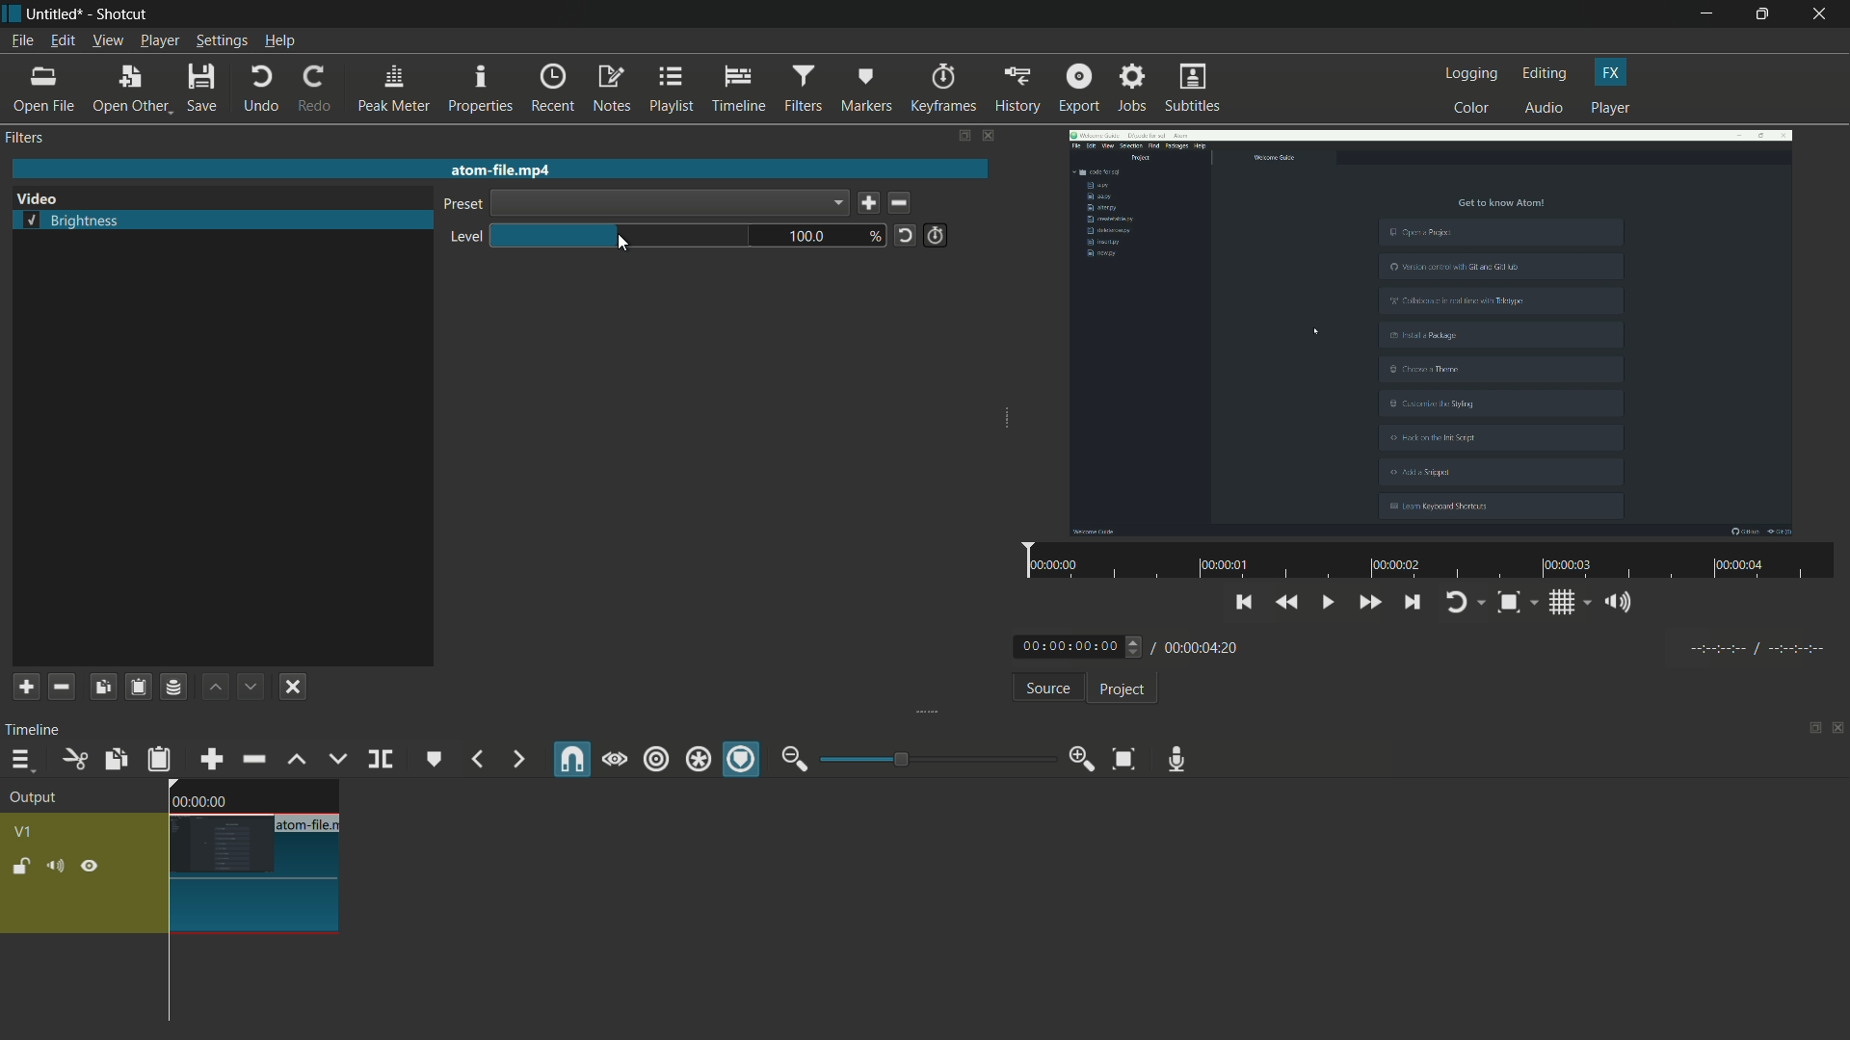  What do you see at coordinates (114, 759) in the screenshot?
I see `copy` at bounding box center [114, 759].